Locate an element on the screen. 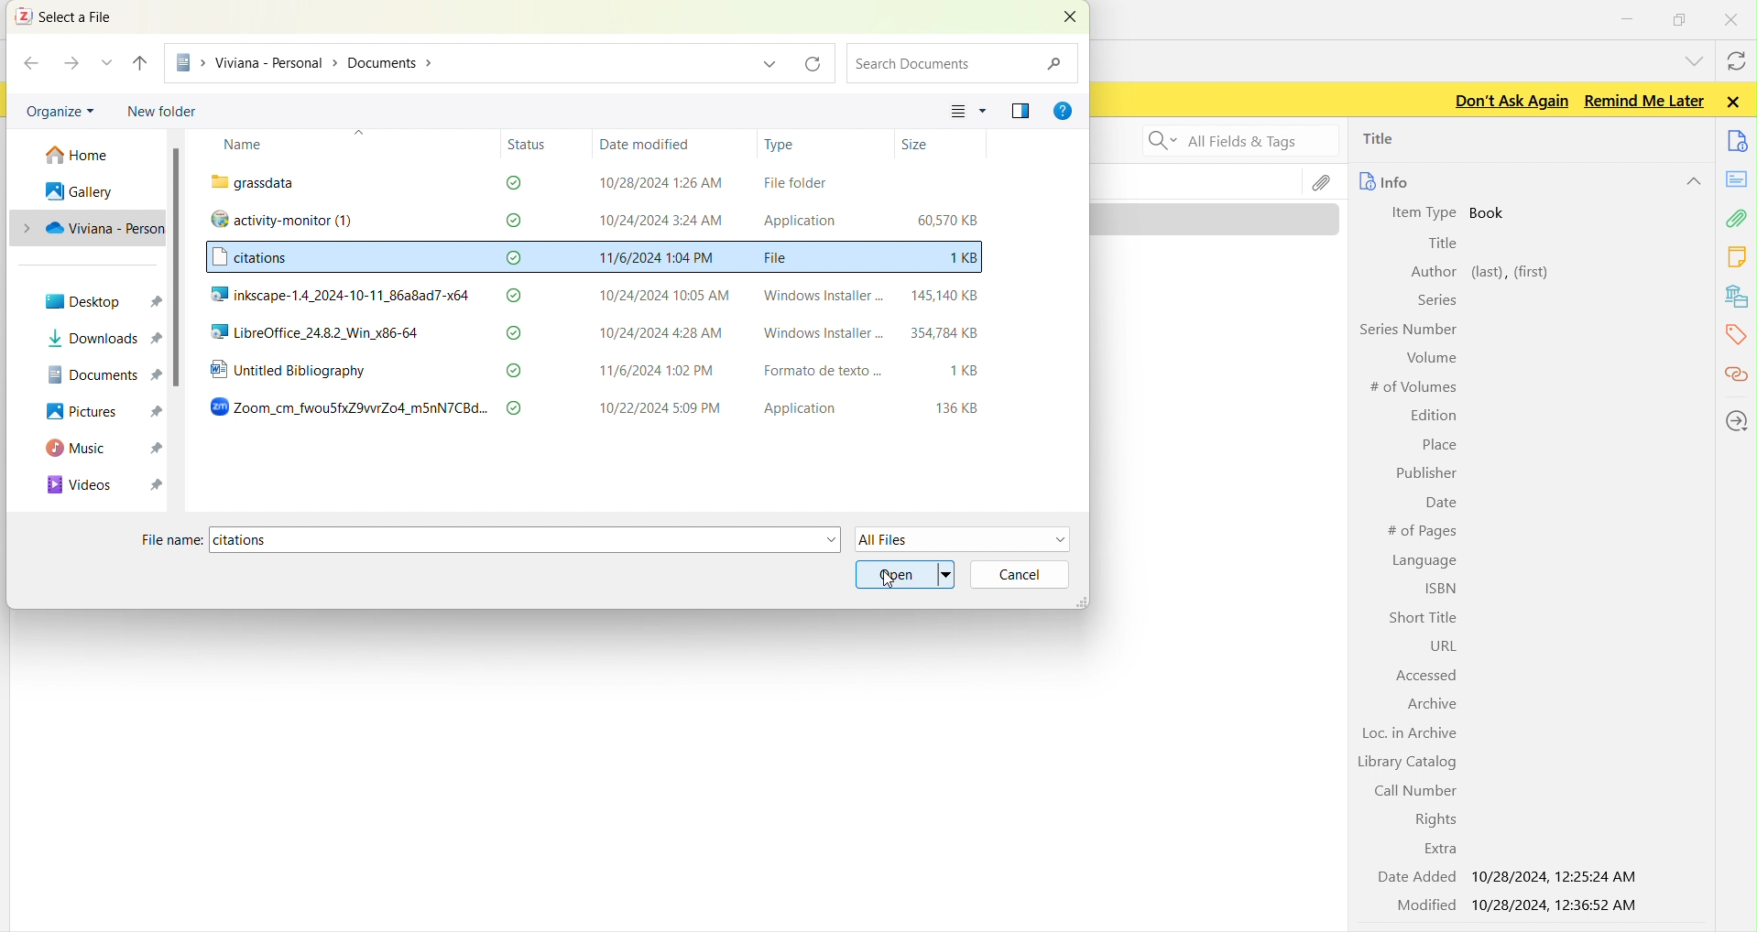 The height and width of the screenshot is (932, 1757). library is located at coordinates (1740, 297).